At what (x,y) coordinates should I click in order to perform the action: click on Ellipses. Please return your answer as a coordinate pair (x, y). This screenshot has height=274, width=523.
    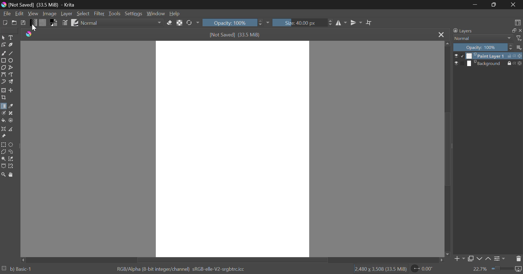
    Looking at the image, I should click on (11, 60).